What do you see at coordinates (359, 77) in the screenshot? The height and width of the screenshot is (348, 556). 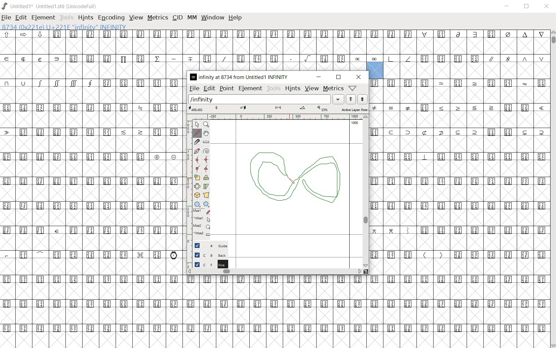 I see `close` at bounding box center [359, 77].